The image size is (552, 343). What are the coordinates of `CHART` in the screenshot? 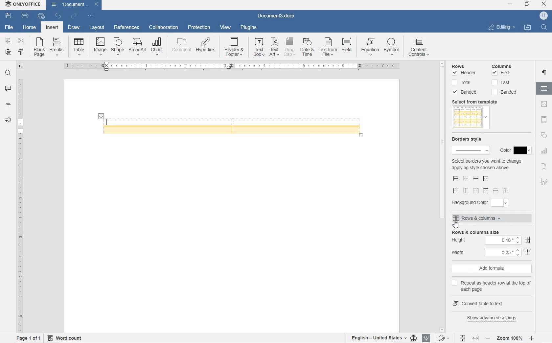 It's located at (545, 152).